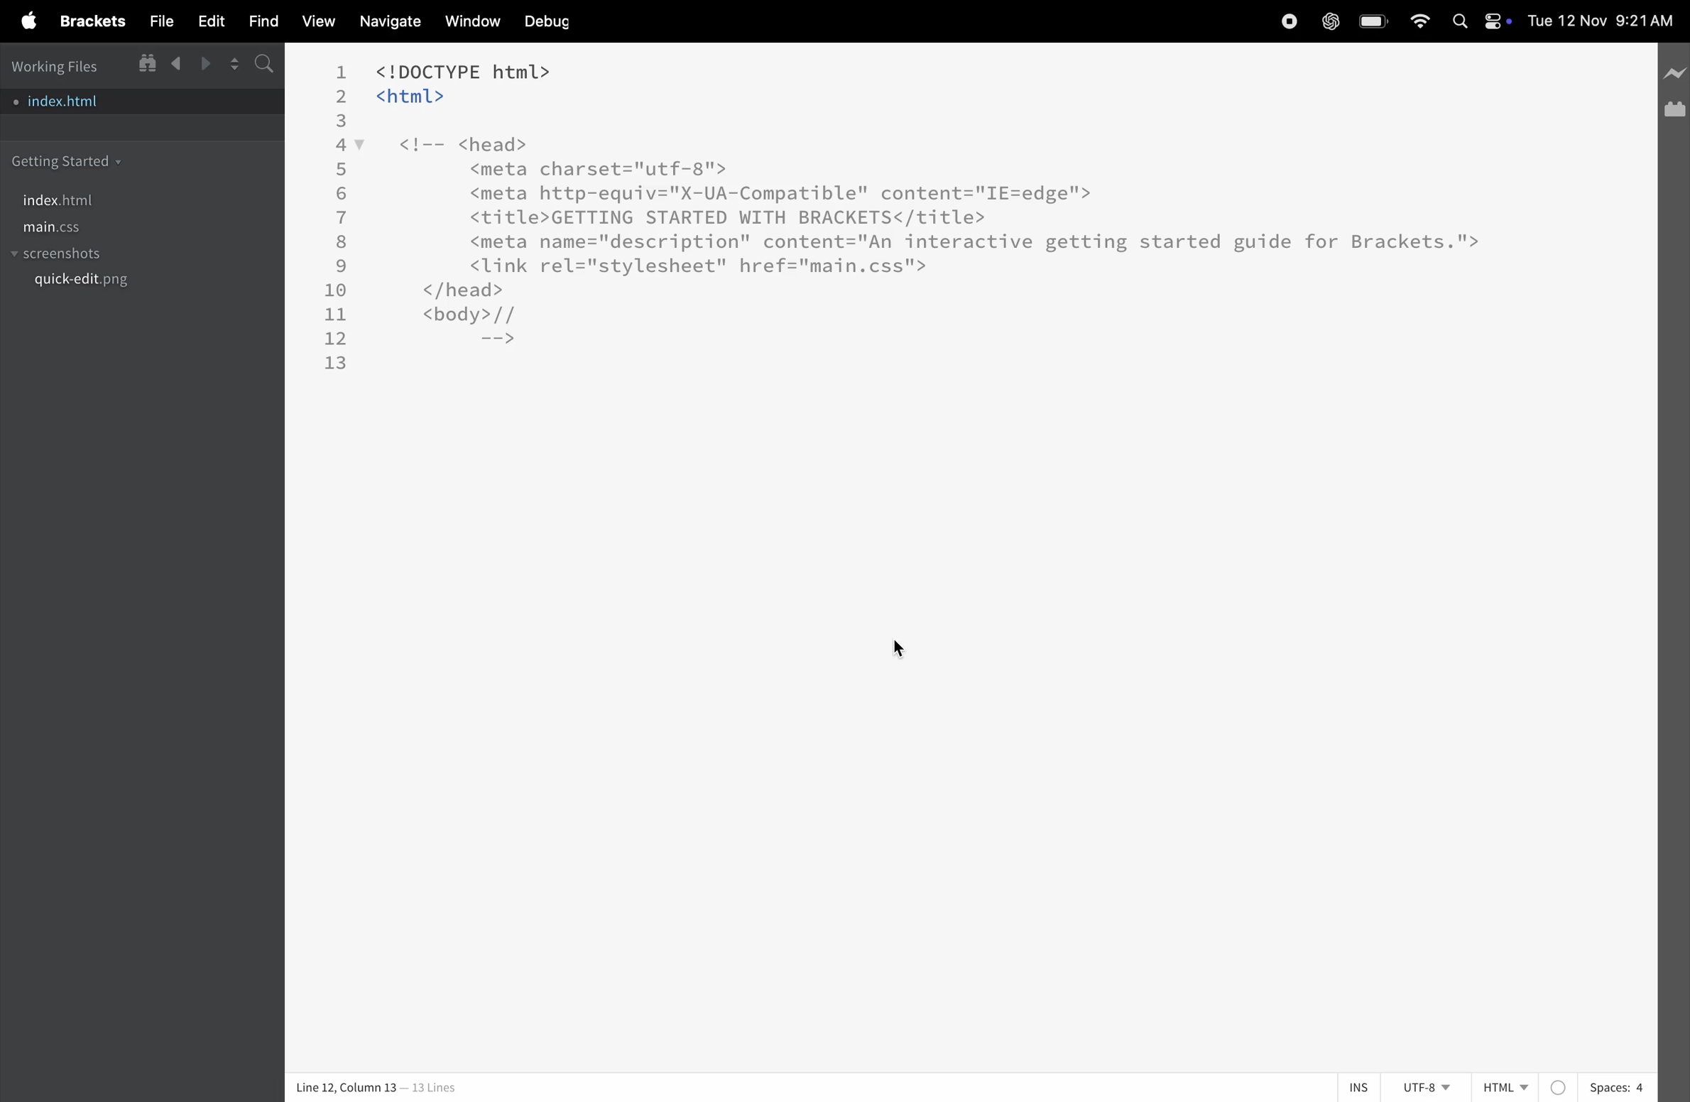  I want to click on brackets, so click(91, 20).